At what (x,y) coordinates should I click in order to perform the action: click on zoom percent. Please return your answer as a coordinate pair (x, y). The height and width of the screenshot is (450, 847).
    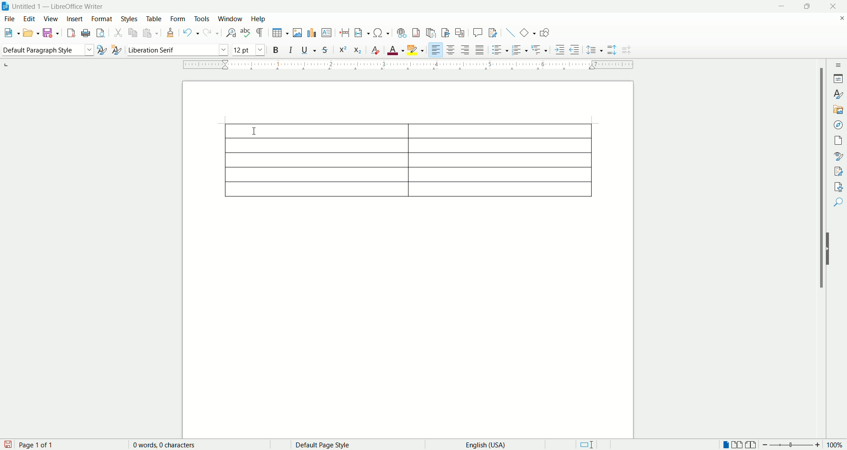
    Looking at the image, I should click on (836, 444).